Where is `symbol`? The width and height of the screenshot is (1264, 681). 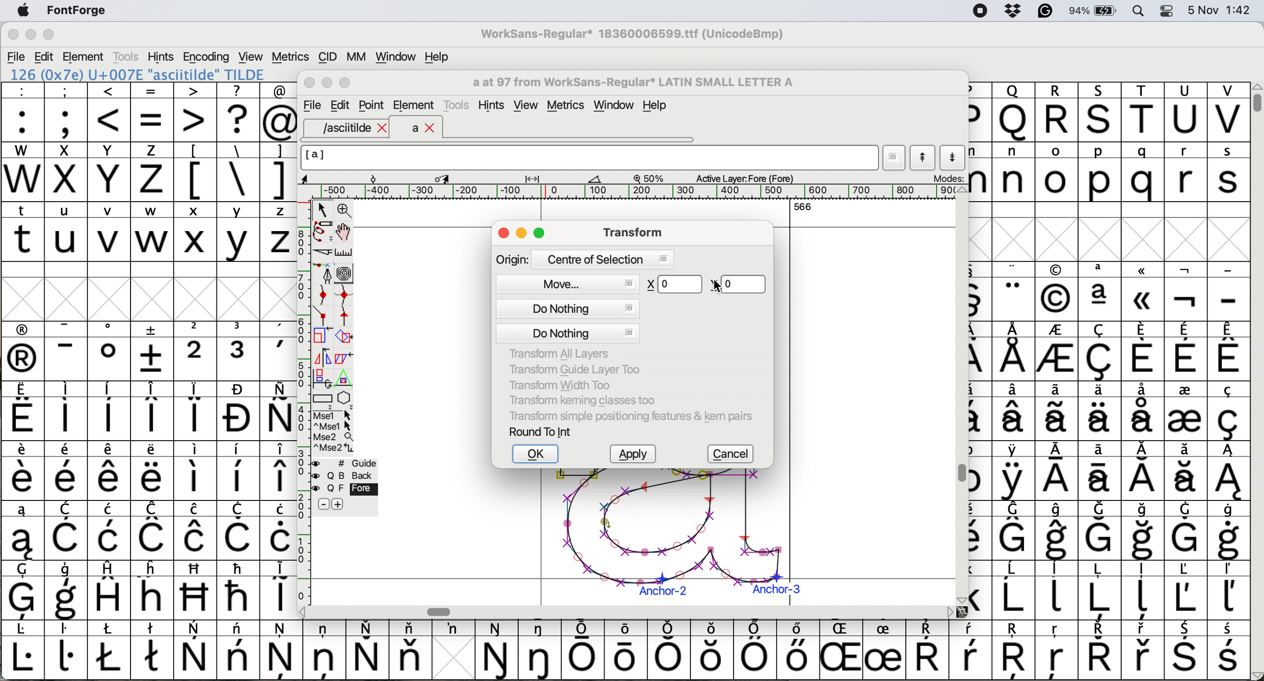 symbol is located at coordinates (1186, 651).